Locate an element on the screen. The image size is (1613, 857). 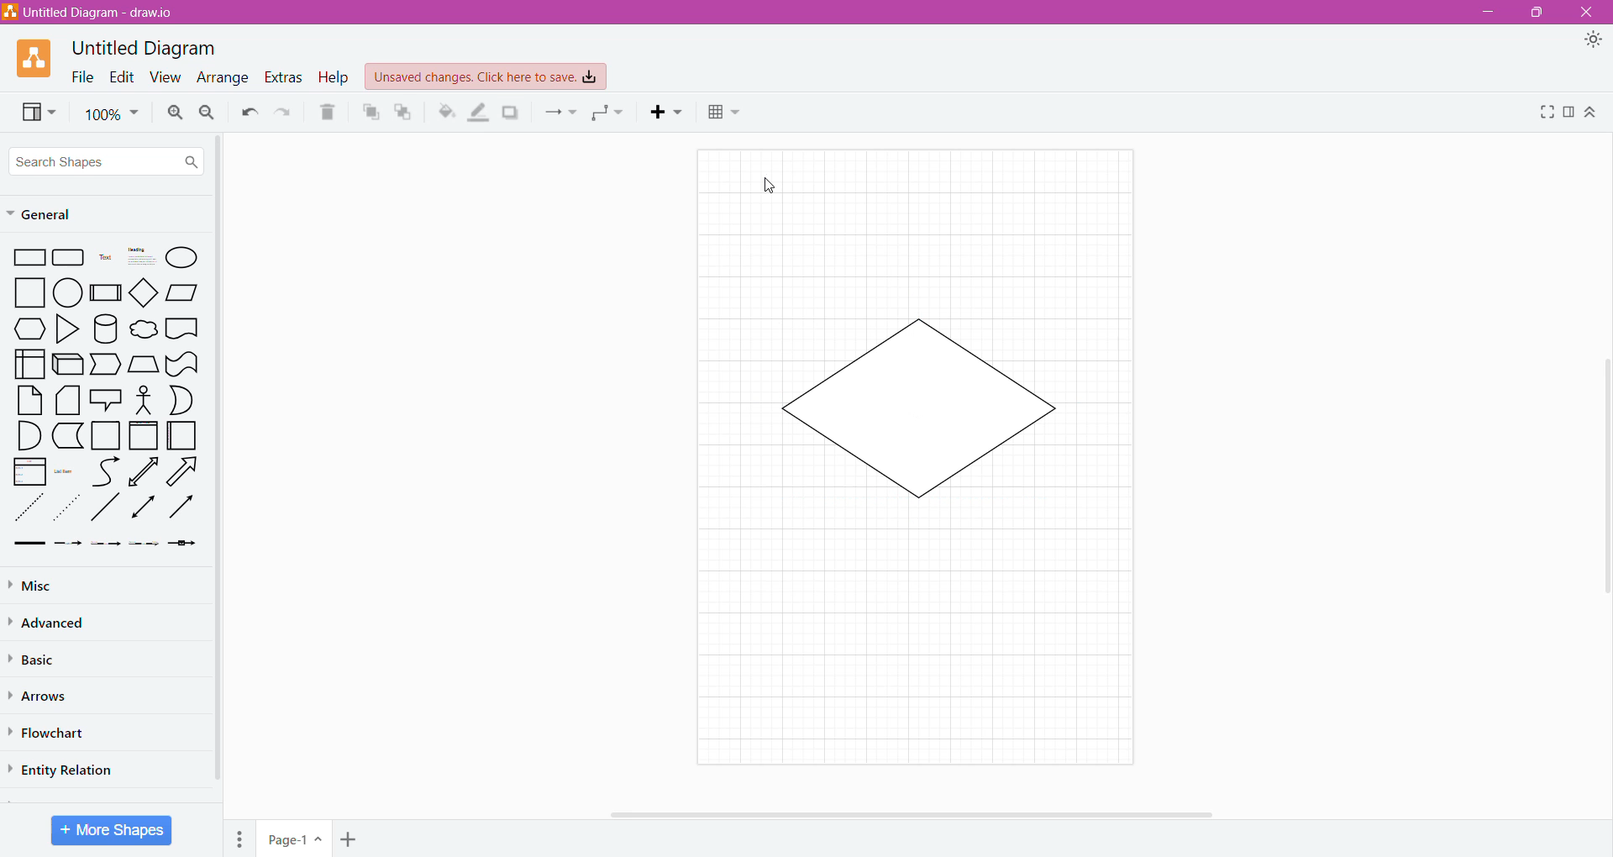
Process is located at coordinates (107, 292).